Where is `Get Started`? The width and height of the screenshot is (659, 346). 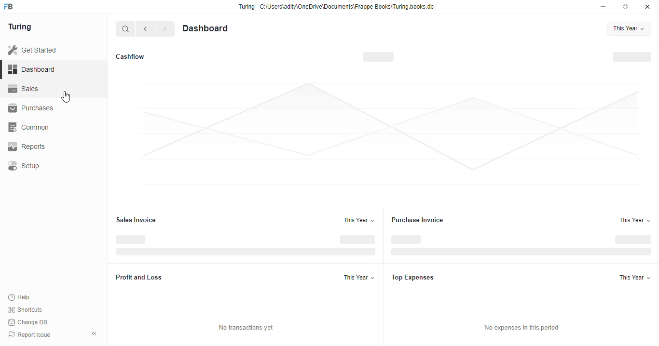 Get Started is located at coordinates (45, 51).